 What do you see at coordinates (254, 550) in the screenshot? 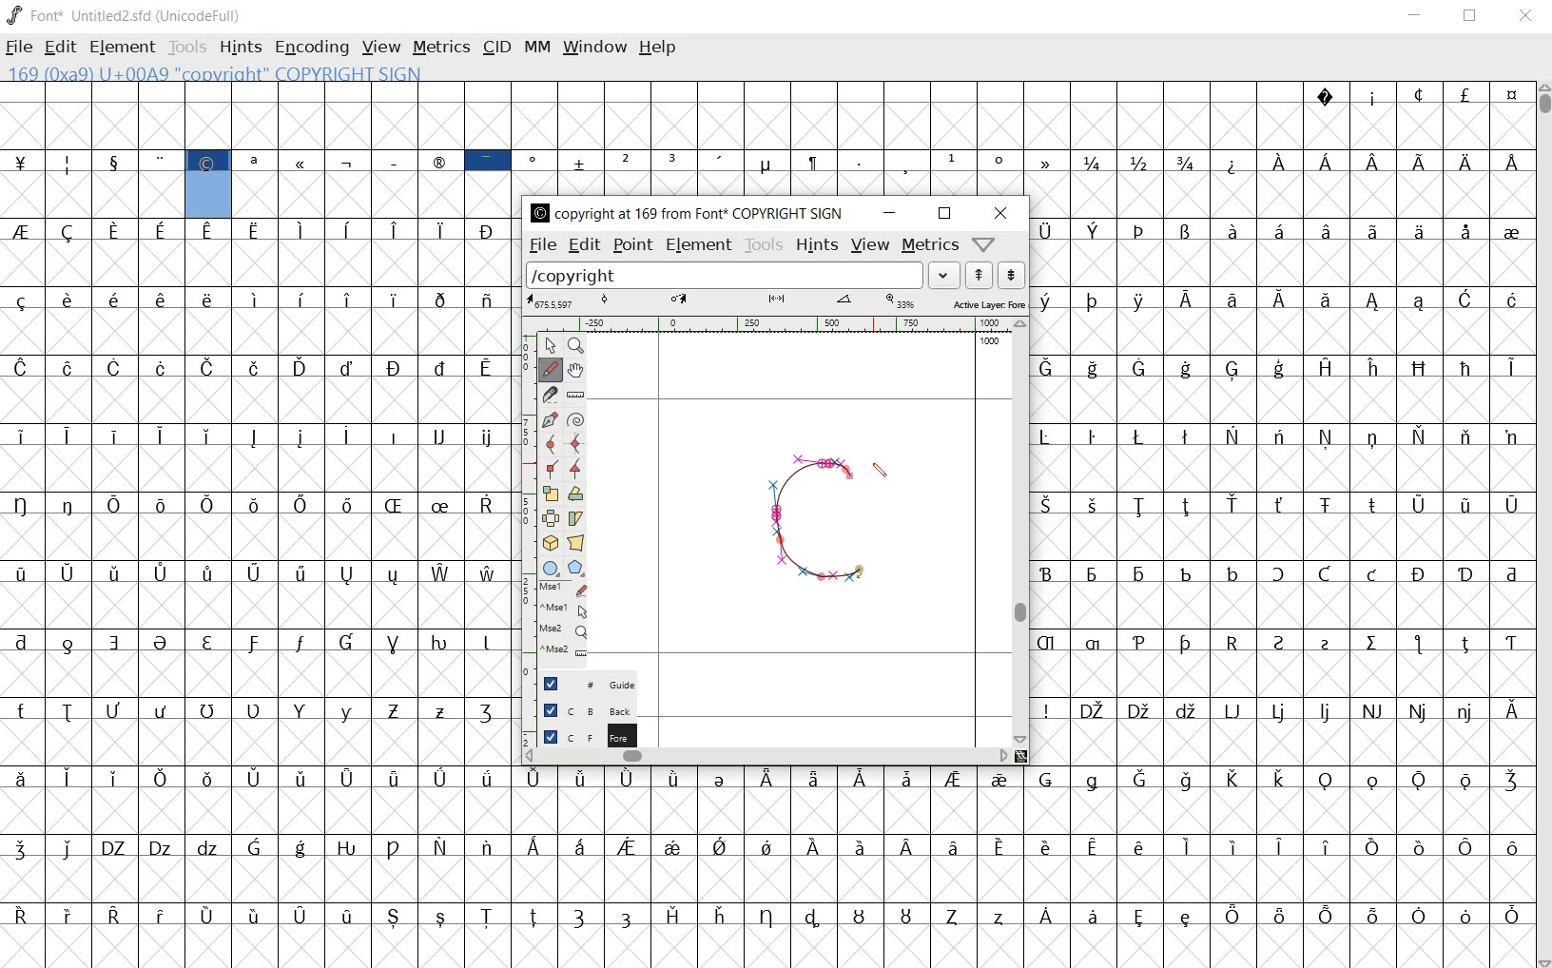
I see `glyphs` at bounding box center [254, 550].